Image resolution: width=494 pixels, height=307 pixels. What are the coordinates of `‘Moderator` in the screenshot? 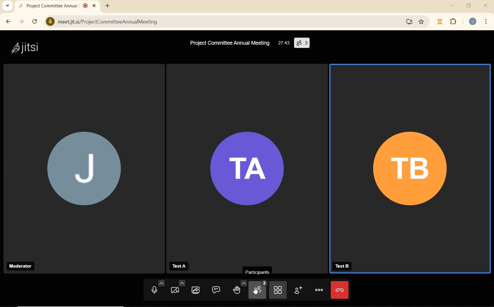 It's located at (21, 266).